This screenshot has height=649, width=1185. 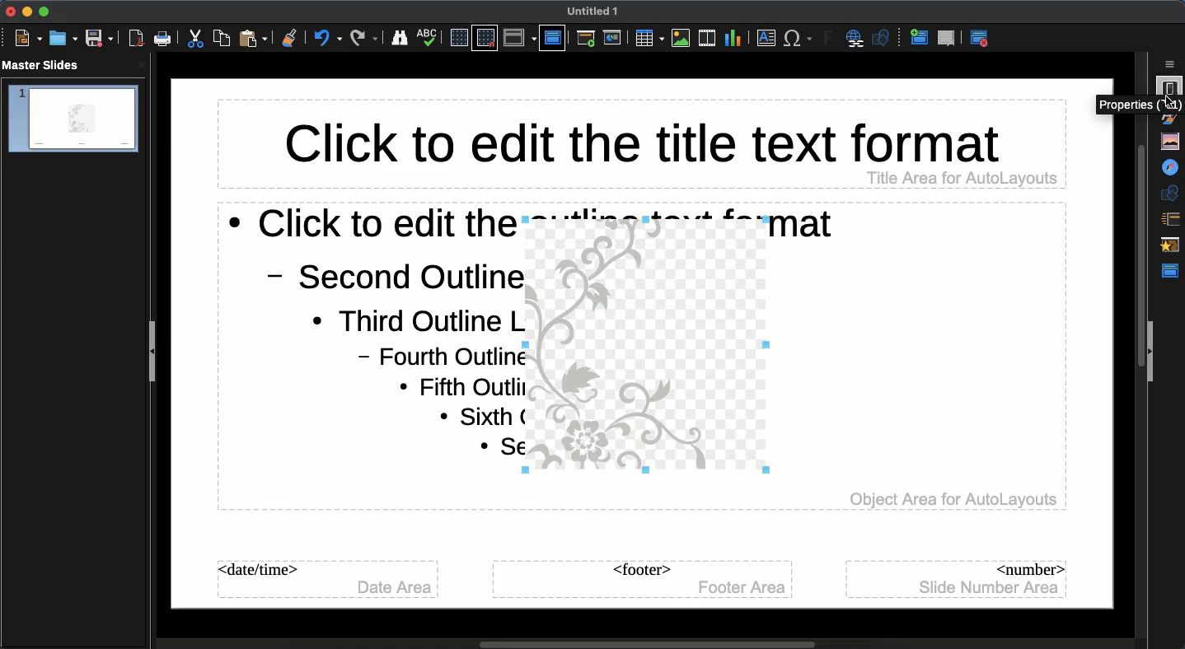 What do you see at coordinates (917, 39) in the screenshot?
I see `New master` at bounding box center [917, 39].